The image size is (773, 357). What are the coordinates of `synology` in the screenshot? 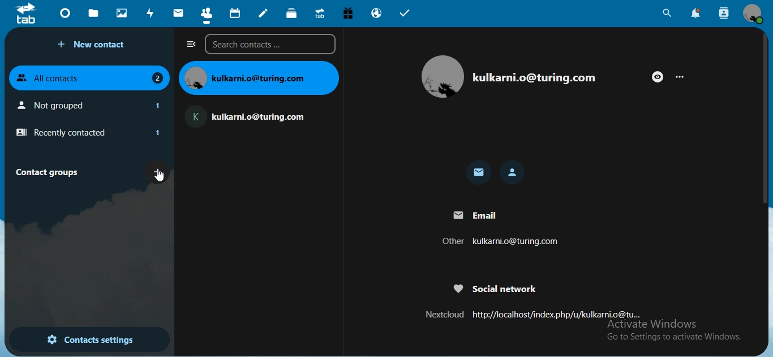 It's located at (320, 12).